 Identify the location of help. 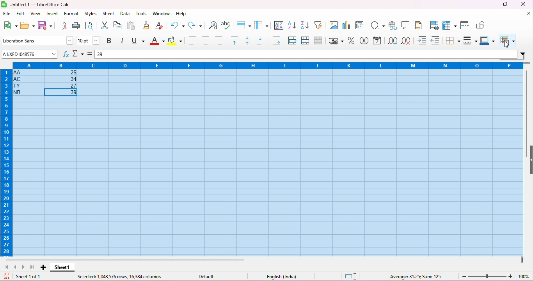
(181, 14).